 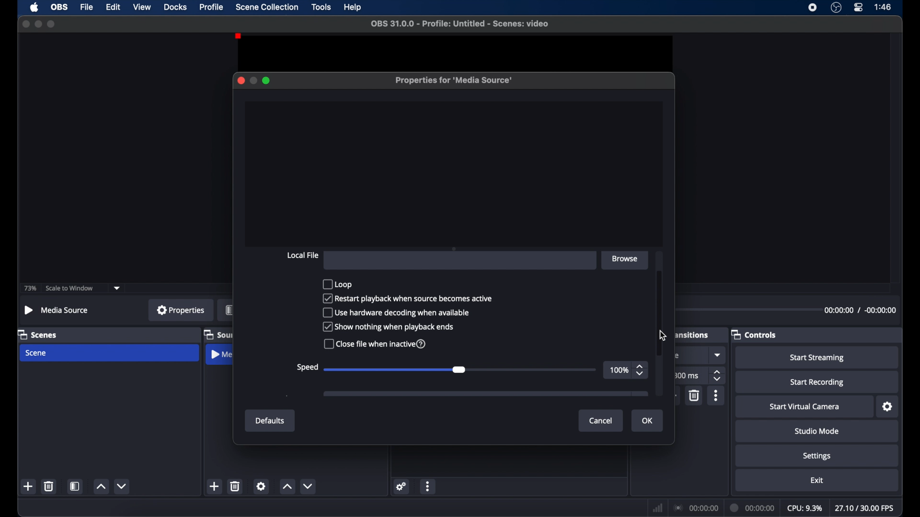 What do you see at coordinates (460, 369) in the screenshot?
I see `slider` at bounding box center [460, 369].